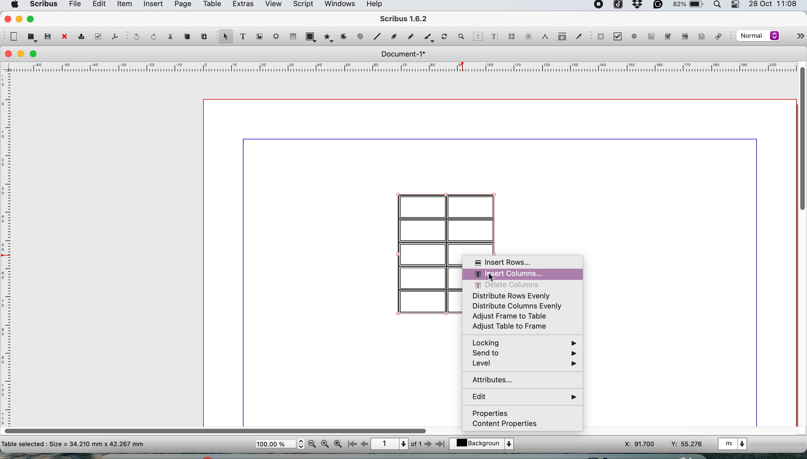  Describe the element at coordinates (8, 242) in the screenshot. I see `vertical scale` at that location.